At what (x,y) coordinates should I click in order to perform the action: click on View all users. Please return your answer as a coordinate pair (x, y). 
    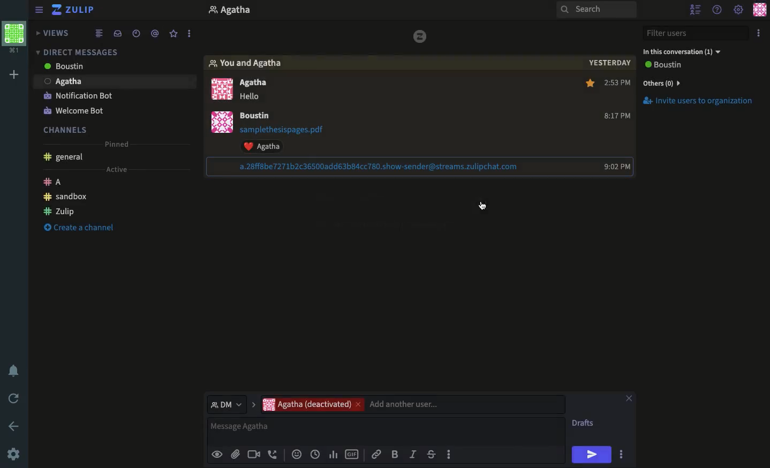
    Looking at the image, I should click on (673, 66).